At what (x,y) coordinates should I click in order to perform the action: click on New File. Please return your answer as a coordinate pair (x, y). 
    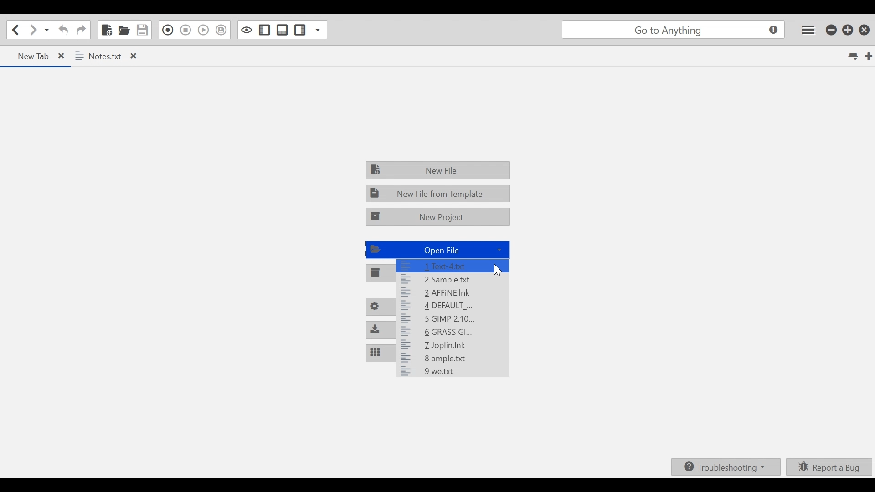
    Looking at the image, I should click on (105, 30).